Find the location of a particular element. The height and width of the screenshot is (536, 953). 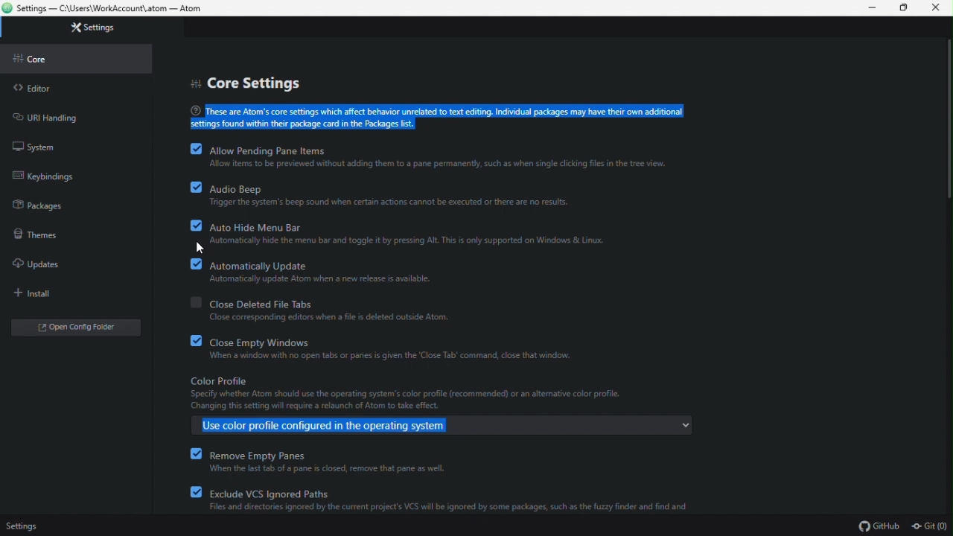

checkbox is located at coordinates (191, 342).